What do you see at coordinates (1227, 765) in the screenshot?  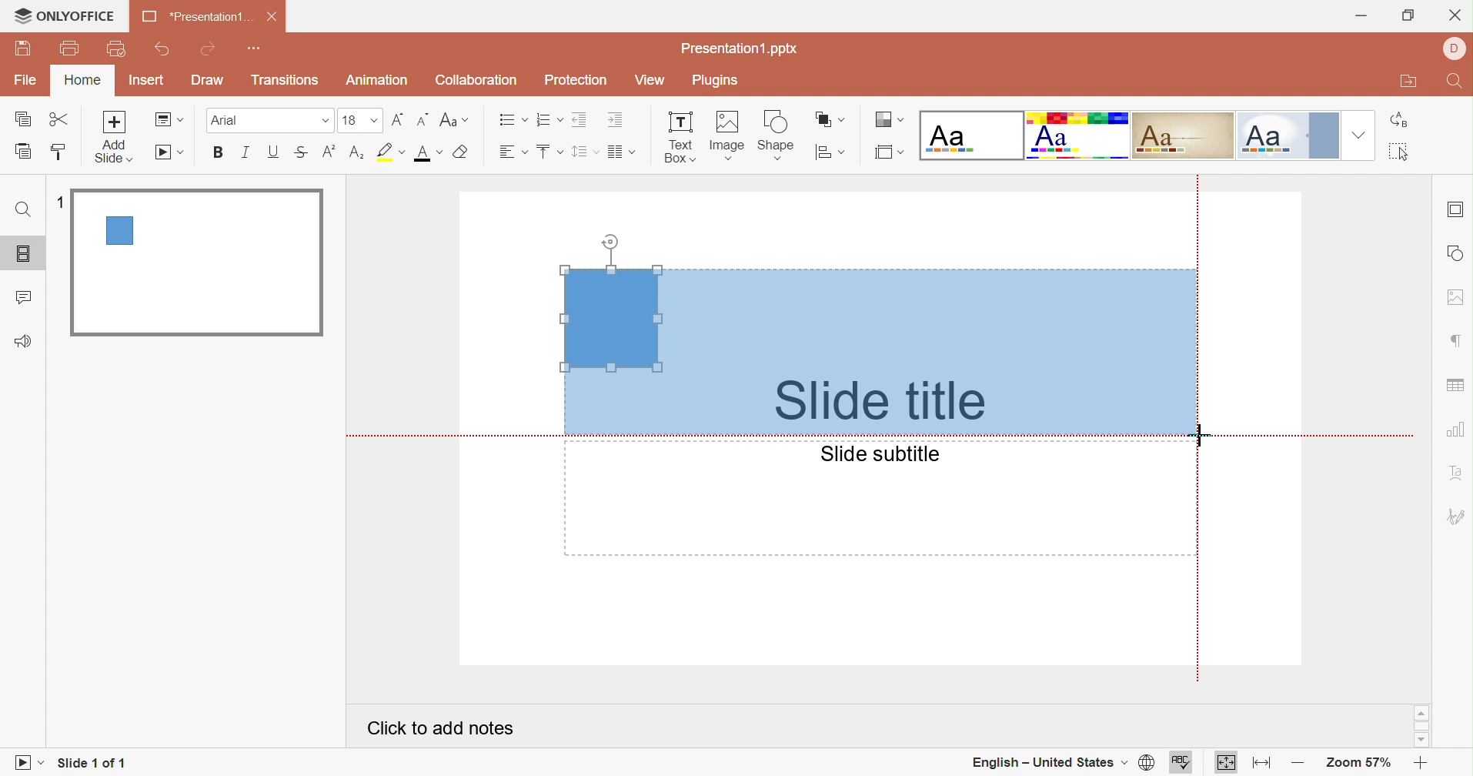 I see `Fit to slide` at bounding box center [1227, 765].